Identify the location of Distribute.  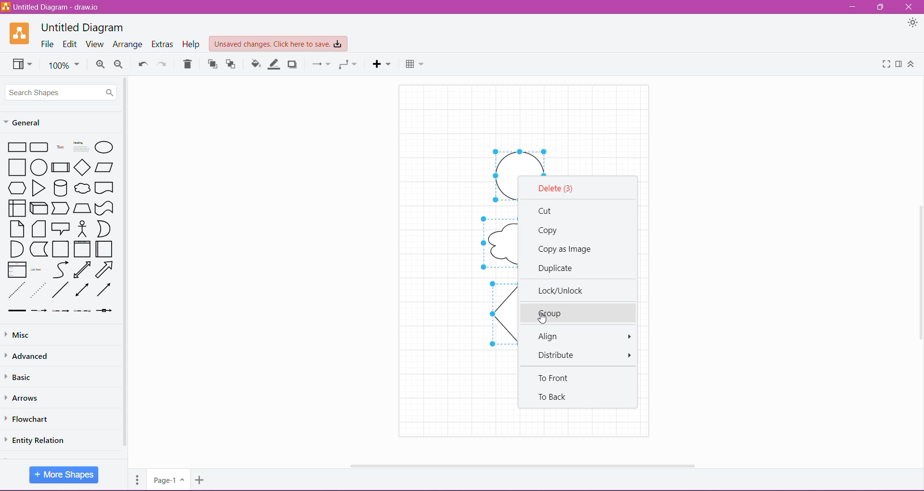
(584, 355).